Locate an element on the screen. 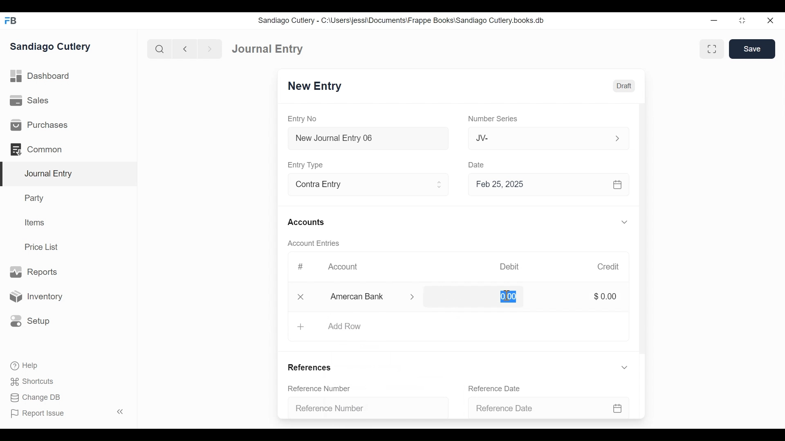  Reports is located at coordinates (33, 272).